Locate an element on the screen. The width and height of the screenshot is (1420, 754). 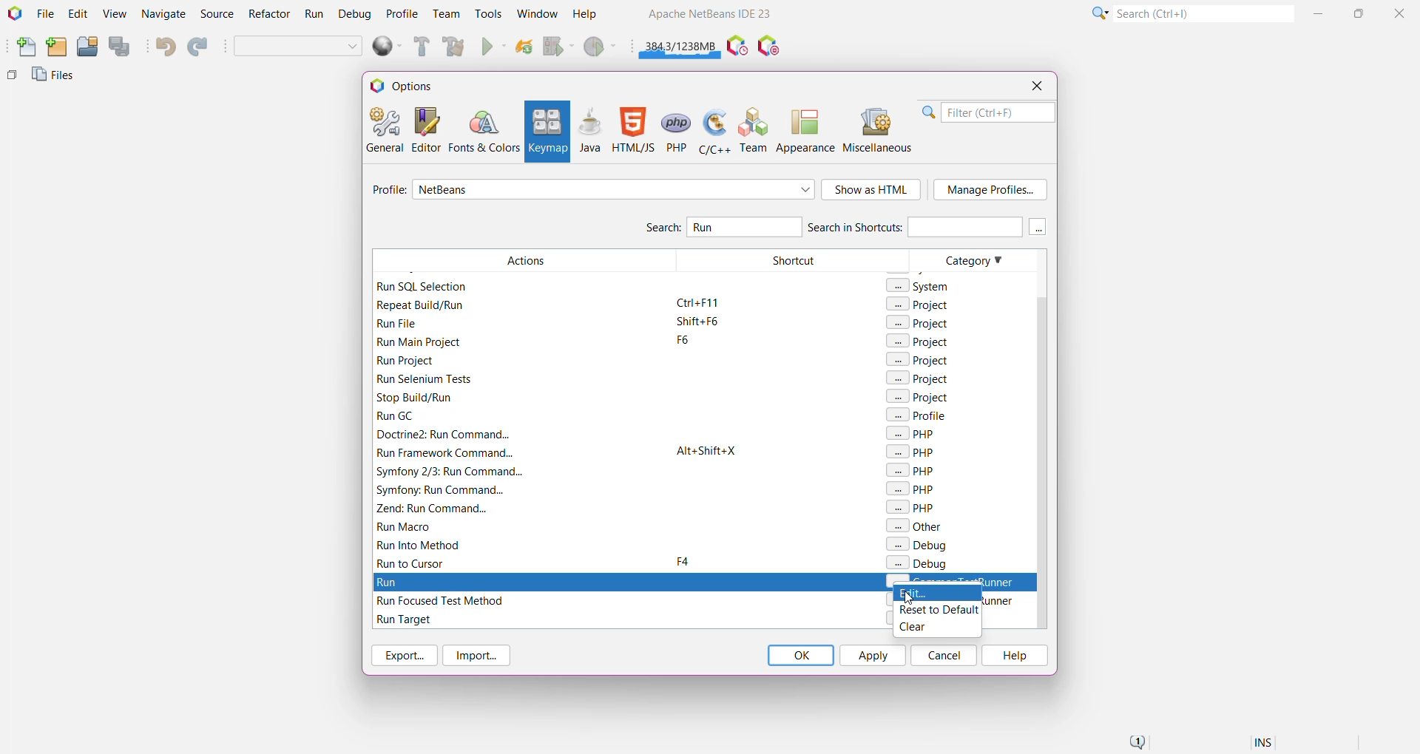
 is located at coordinates (12, 78).